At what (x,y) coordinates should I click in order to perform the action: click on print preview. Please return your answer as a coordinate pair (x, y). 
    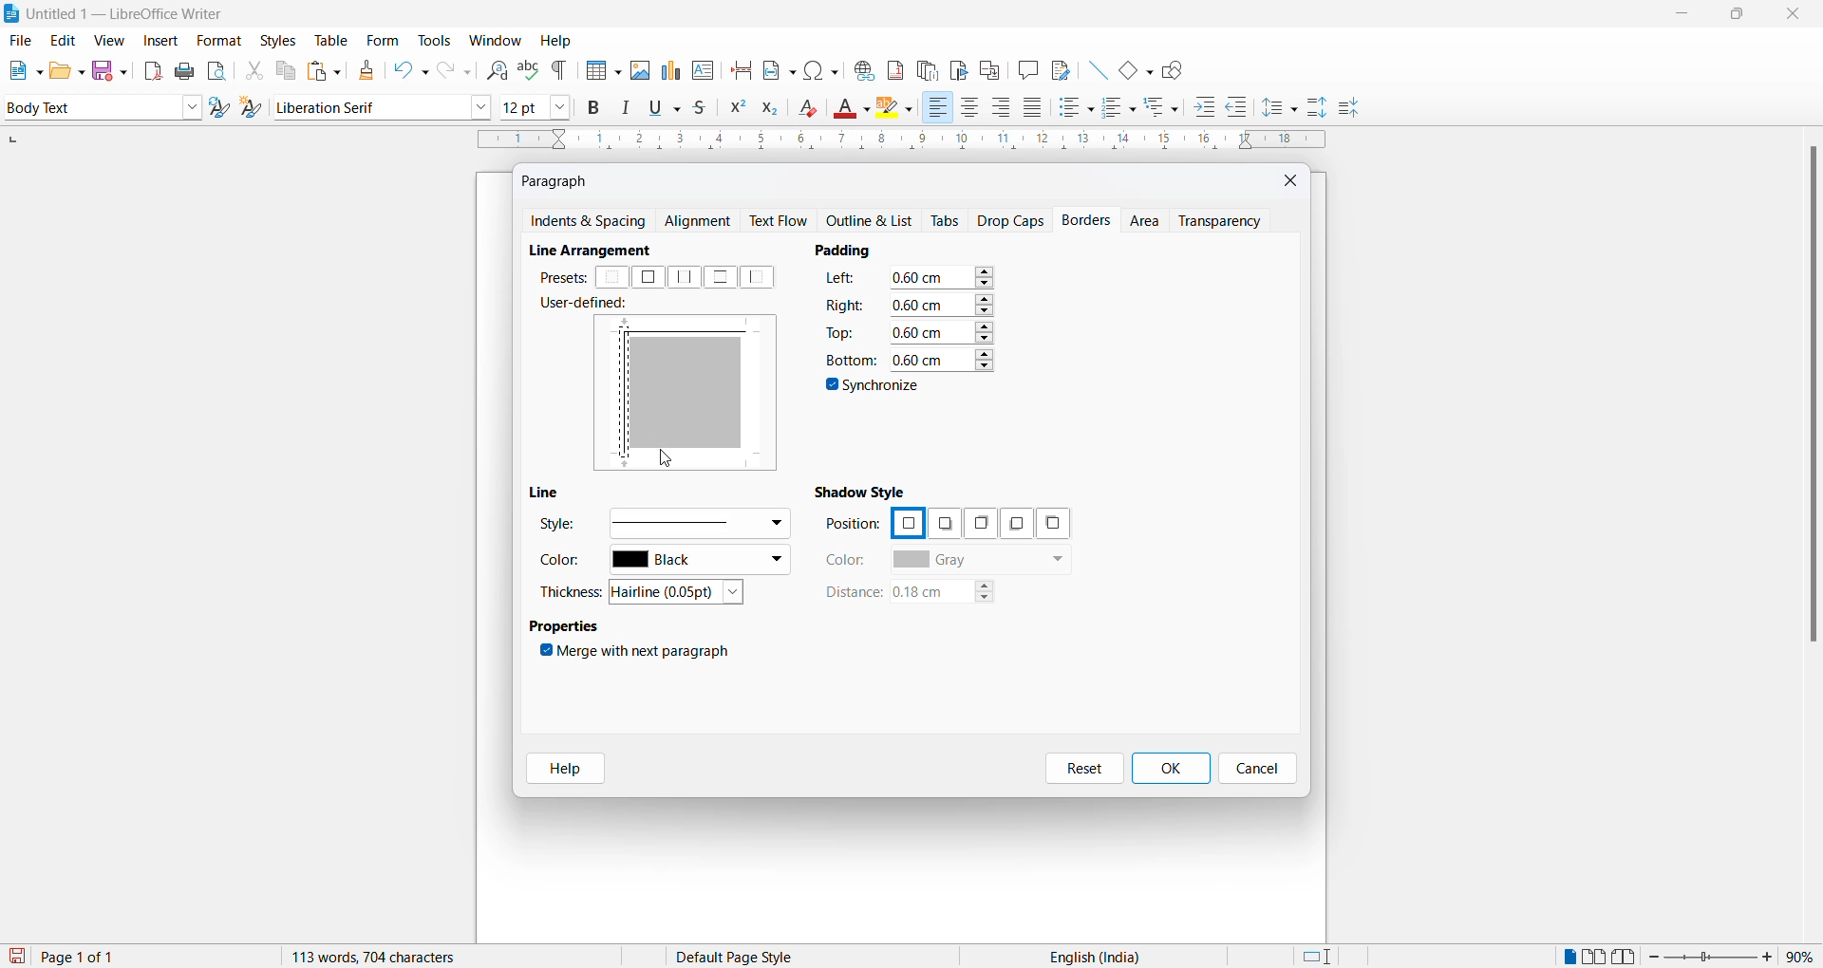
    Looking at the image, I should click on (217, 70).